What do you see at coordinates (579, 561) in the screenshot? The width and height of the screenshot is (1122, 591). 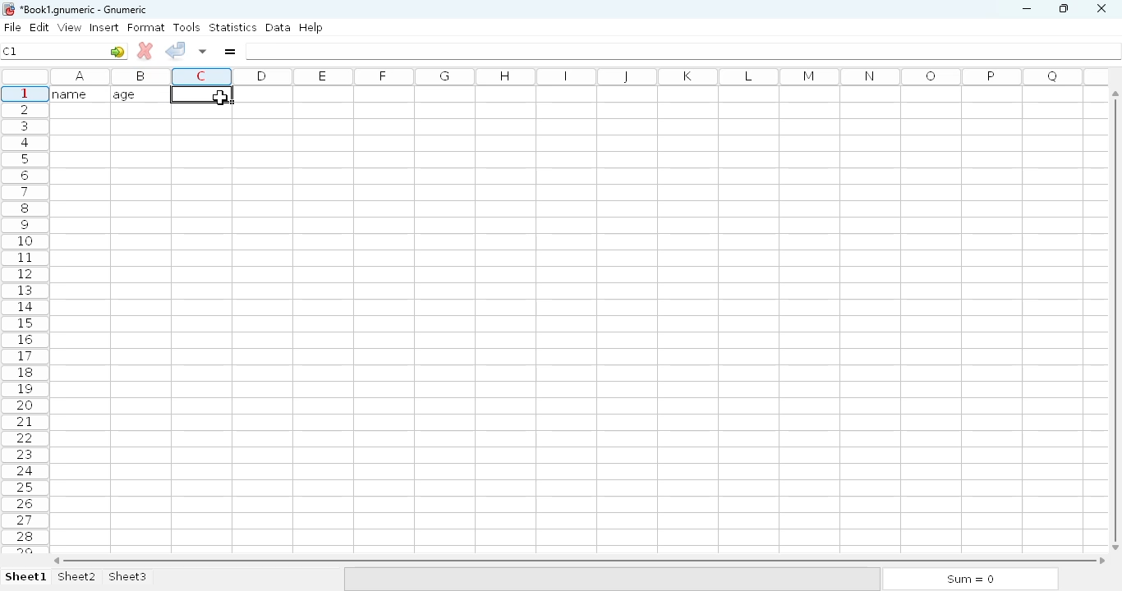 I see `horizontal scroll bar` at bounding box center [579, 561].